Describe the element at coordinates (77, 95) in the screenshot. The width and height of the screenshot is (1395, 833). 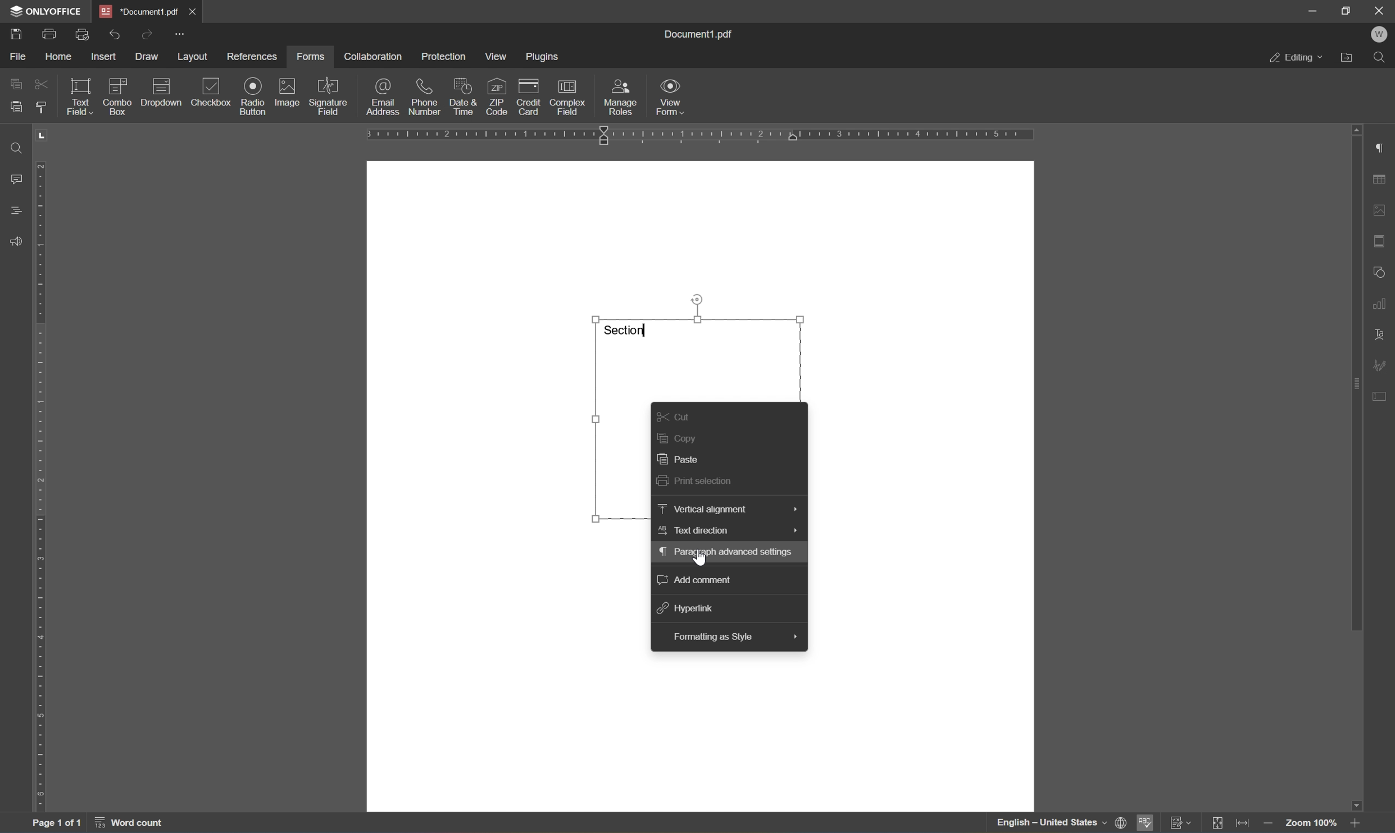
I see `text field` at that location.